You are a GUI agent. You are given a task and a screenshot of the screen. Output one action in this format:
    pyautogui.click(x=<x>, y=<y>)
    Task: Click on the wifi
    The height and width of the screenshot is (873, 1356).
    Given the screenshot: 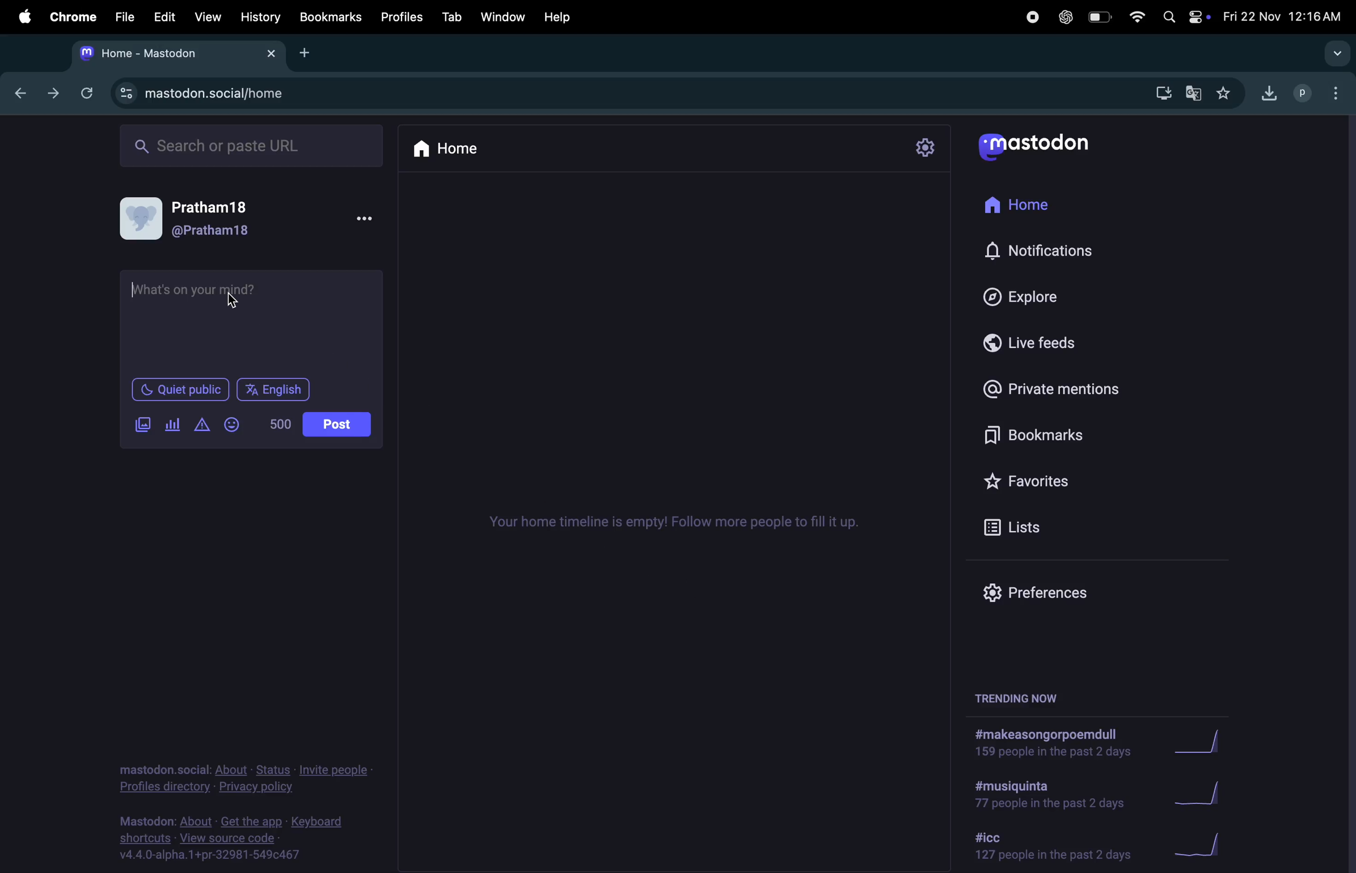 What is the action you would take?
    pyautogui.click(x=1134, y=18)
    